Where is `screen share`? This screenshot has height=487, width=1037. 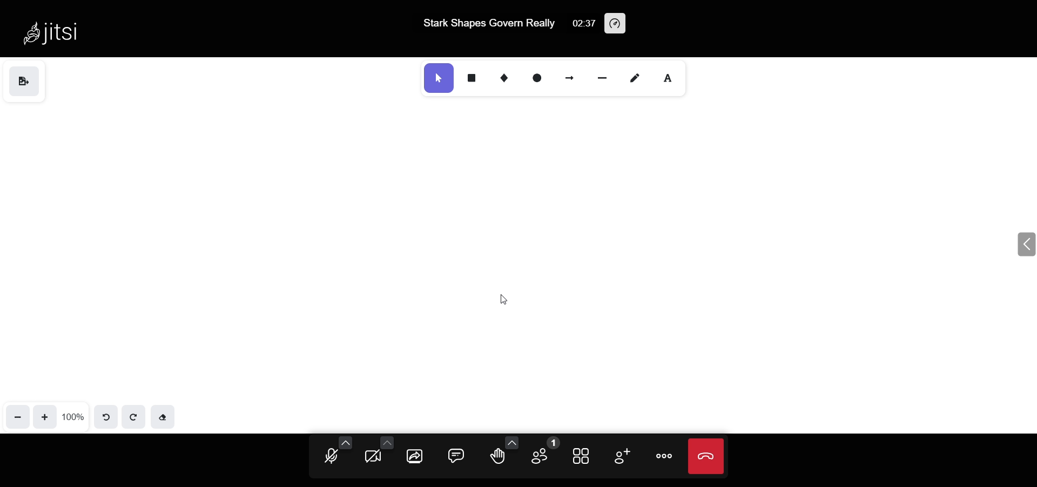
screen share is located at coordinates (416, 457).